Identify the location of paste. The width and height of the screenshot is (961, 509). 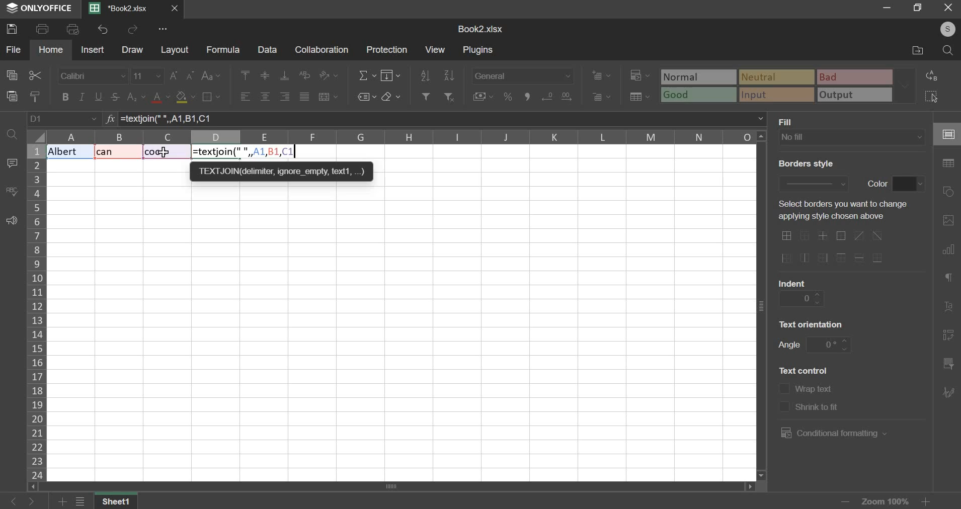
(12, 96).